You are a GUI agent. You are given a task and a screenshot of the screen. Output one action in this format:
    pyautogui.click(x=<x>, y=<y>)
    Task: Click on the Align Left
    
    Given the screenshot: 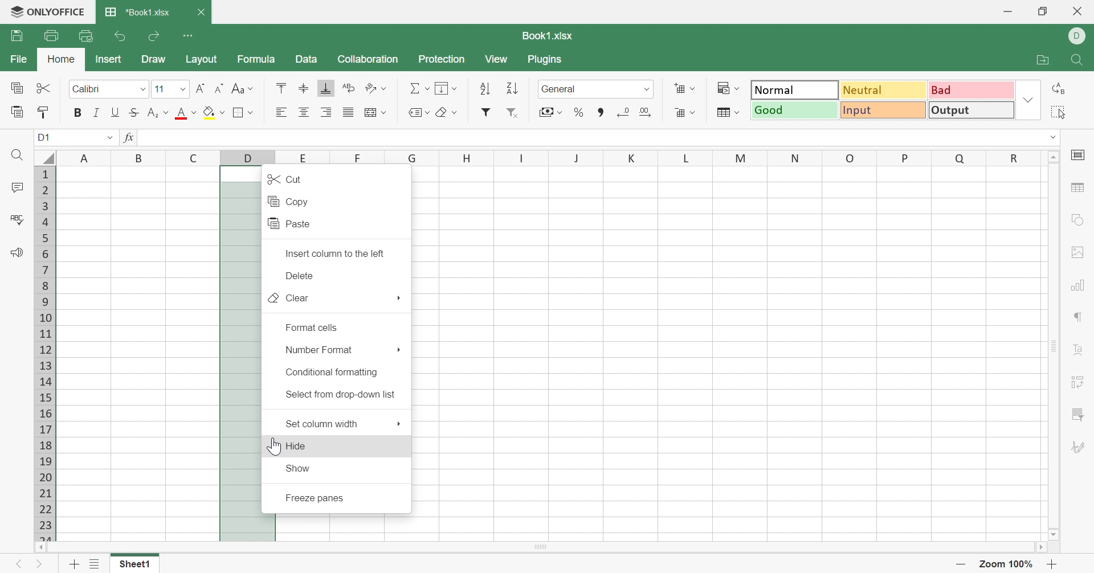 What is the action you would take?
    pyautogui.click(x=280, y=112)
    